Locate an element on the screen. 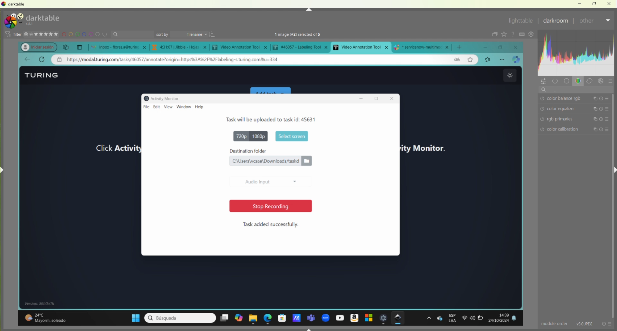 Image resolution: width=617 pixels, height=331 pixels. customization is located at coordinates (577, 58).